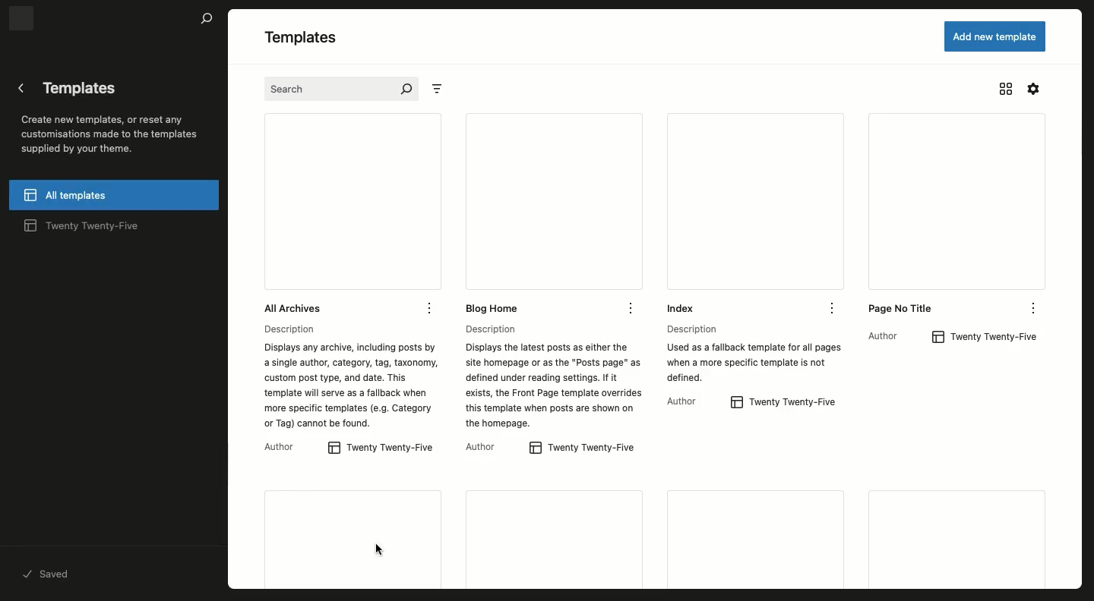 The image size is (1094, 601). I want to click on No title, so click(906, 307).